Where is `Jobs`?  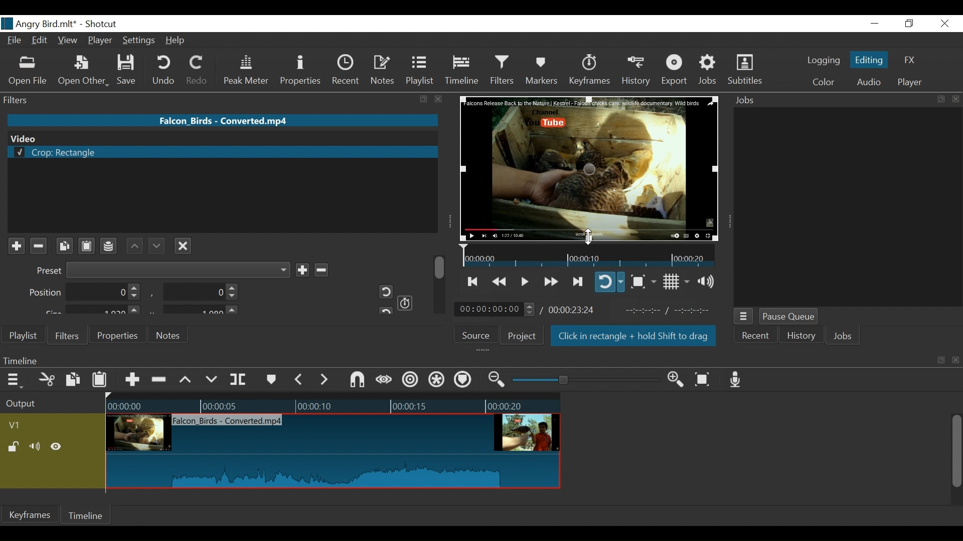
Jobs is located at coordinates (708, 70).